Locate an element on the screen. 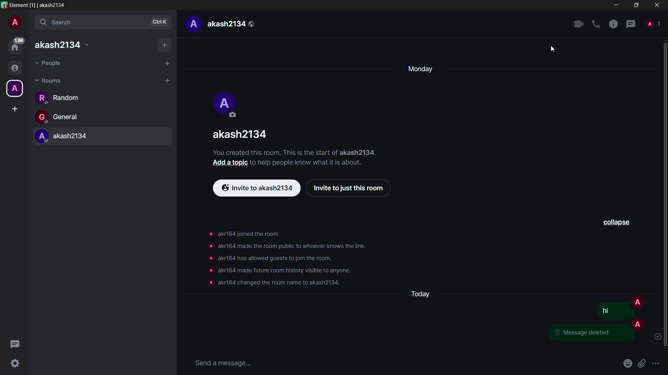  profile is located at coordinates (15, 23).